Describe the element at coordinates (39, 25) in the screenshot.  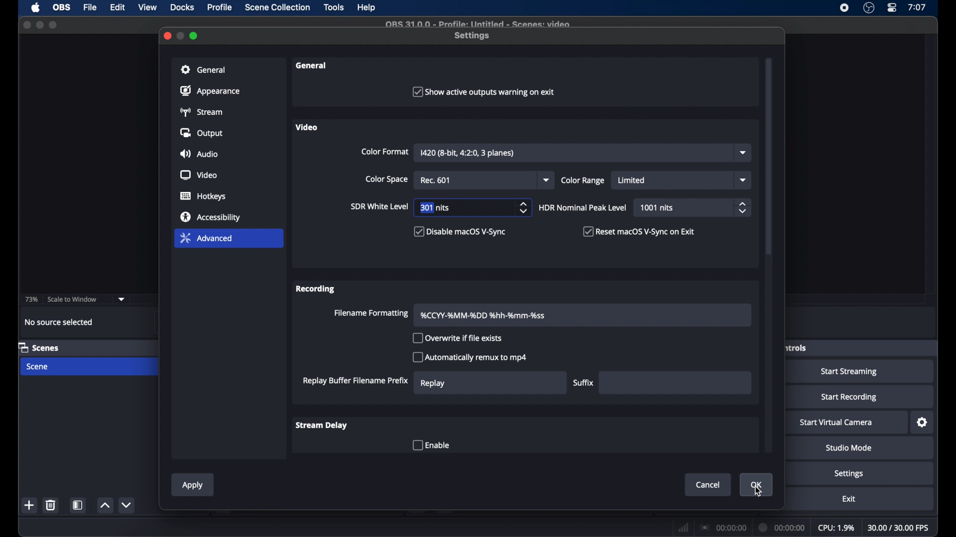
I see `minimize` at that location.